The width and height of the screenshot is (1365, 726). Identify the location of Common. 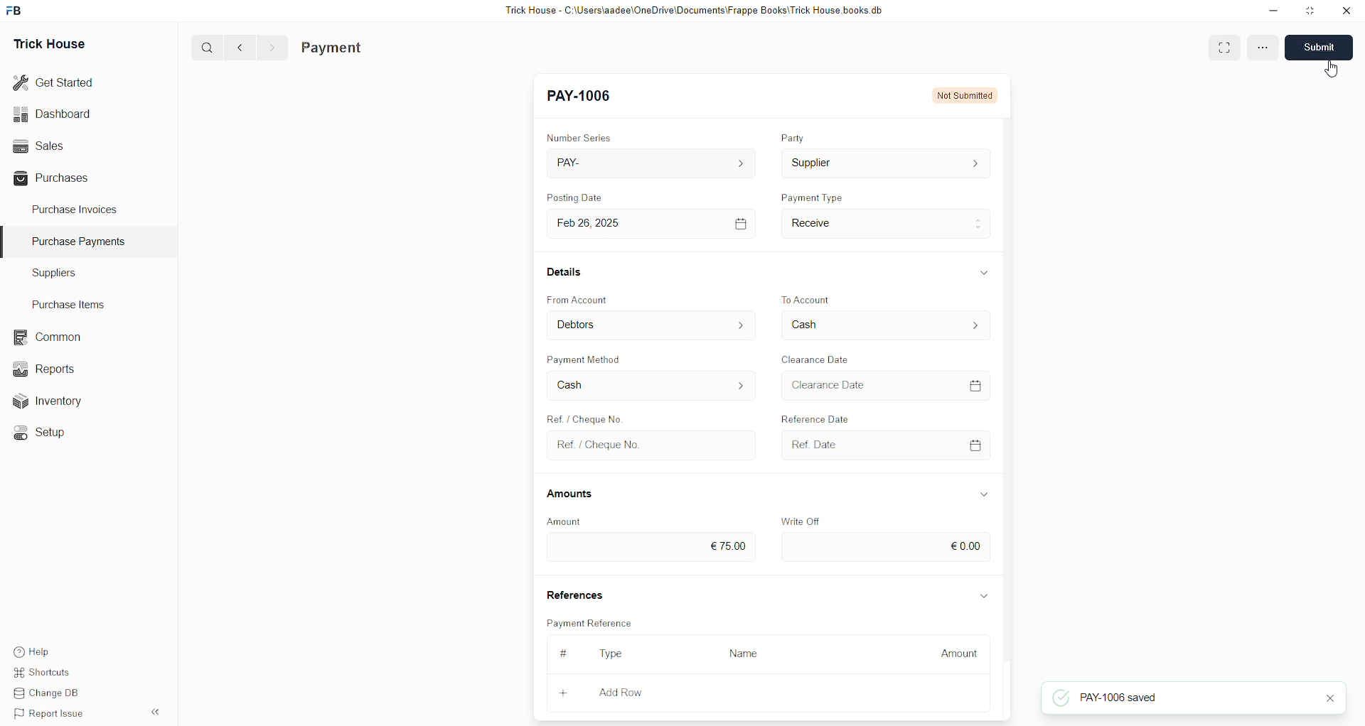
(45, 336).